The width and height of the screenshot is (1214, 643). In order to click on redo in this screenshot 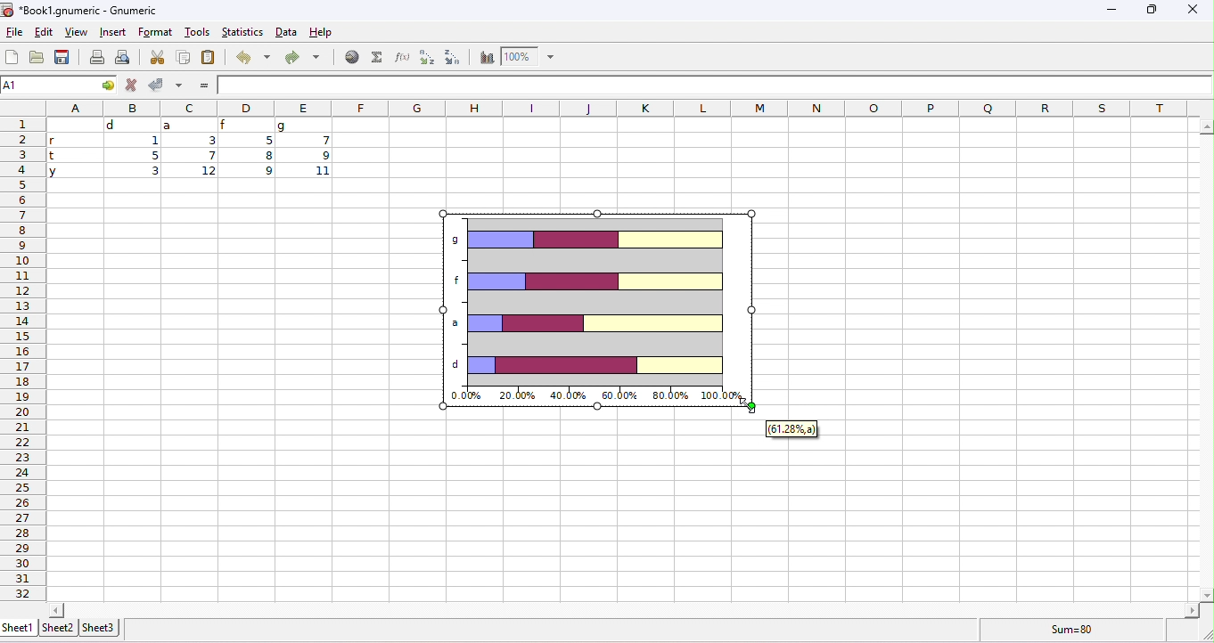, I will do `click(302, 56)`.